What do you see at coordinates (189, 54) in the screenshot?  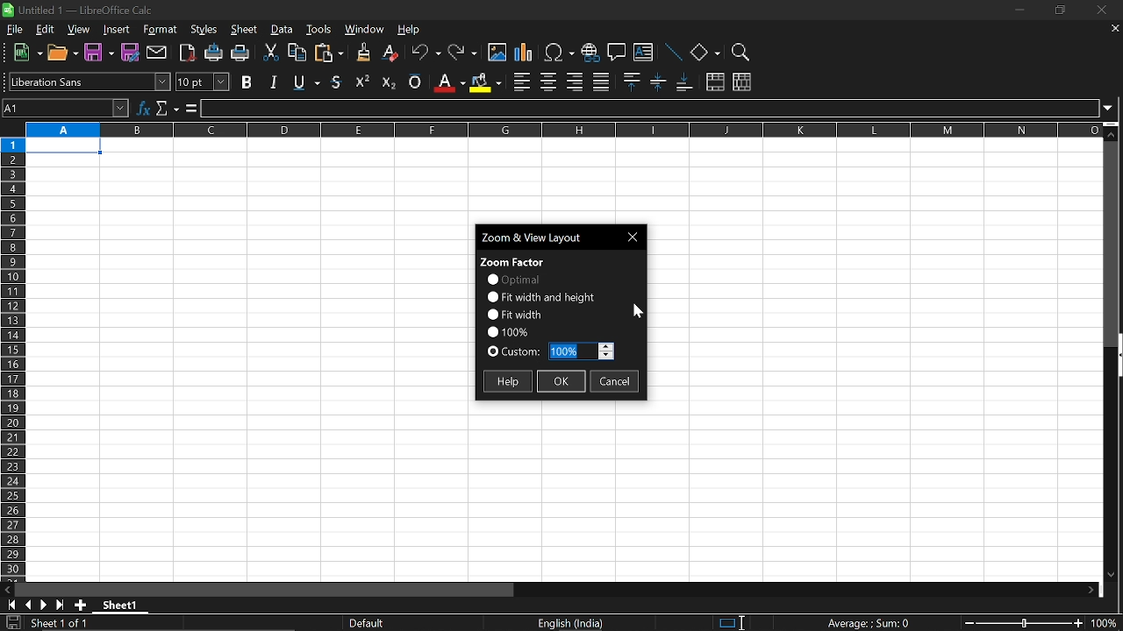 I see `export as pdf` at bounding box center [189, 54].